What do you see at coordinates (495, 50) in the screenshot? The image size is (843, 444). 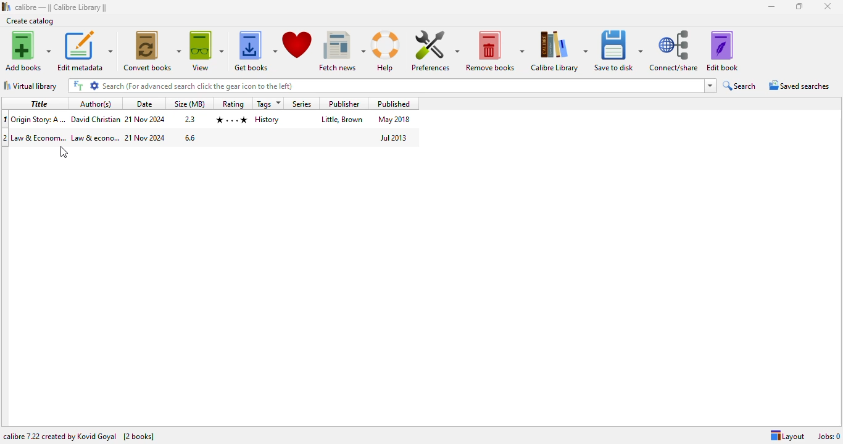 I see `remove books` at bounding box center [495, 50].